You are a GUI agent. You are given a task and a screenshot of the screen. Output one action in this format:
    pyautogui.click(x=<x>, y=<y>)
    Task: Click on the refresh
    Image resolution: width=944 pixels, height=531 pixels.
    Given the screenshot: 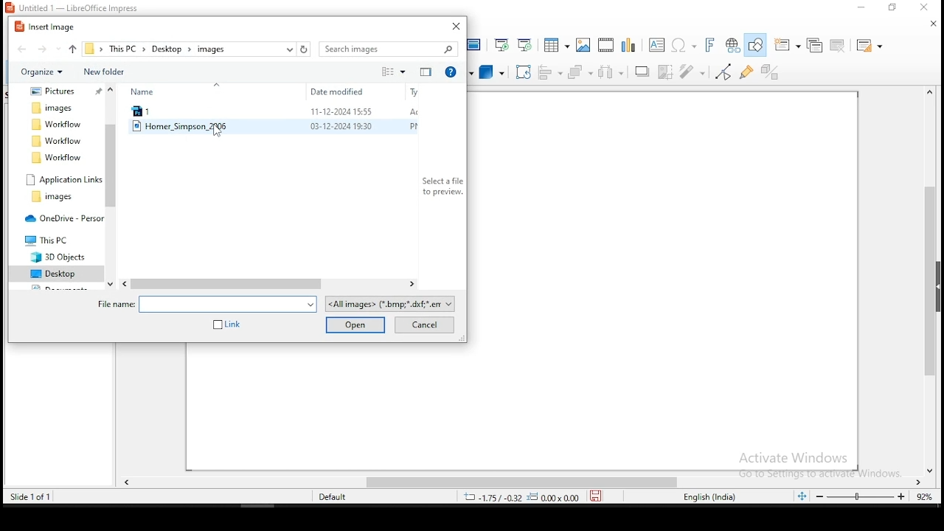 What is the action you would take?
    pyautogui.click(x=307, y=49)
    